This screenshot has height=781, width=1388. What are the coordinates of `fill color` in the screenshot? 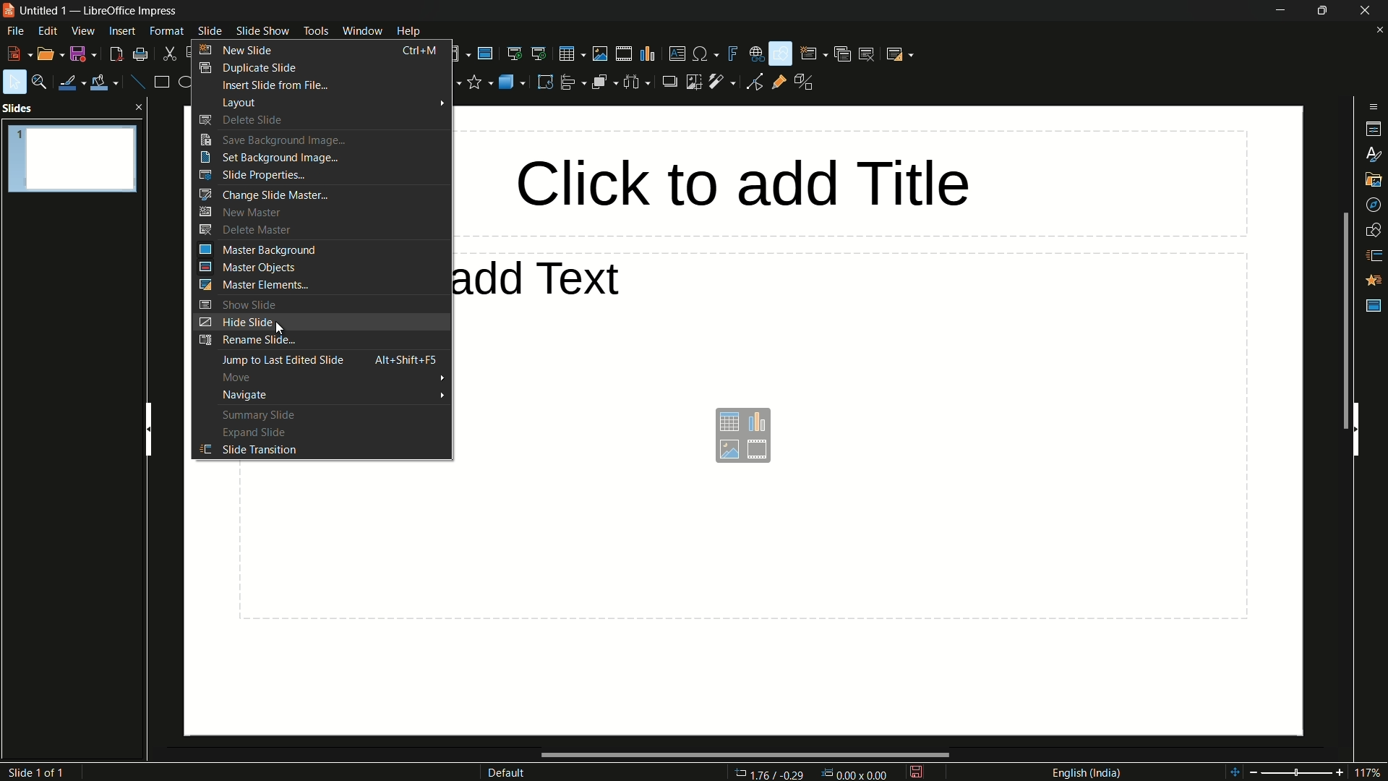 It's located at (105, 82).